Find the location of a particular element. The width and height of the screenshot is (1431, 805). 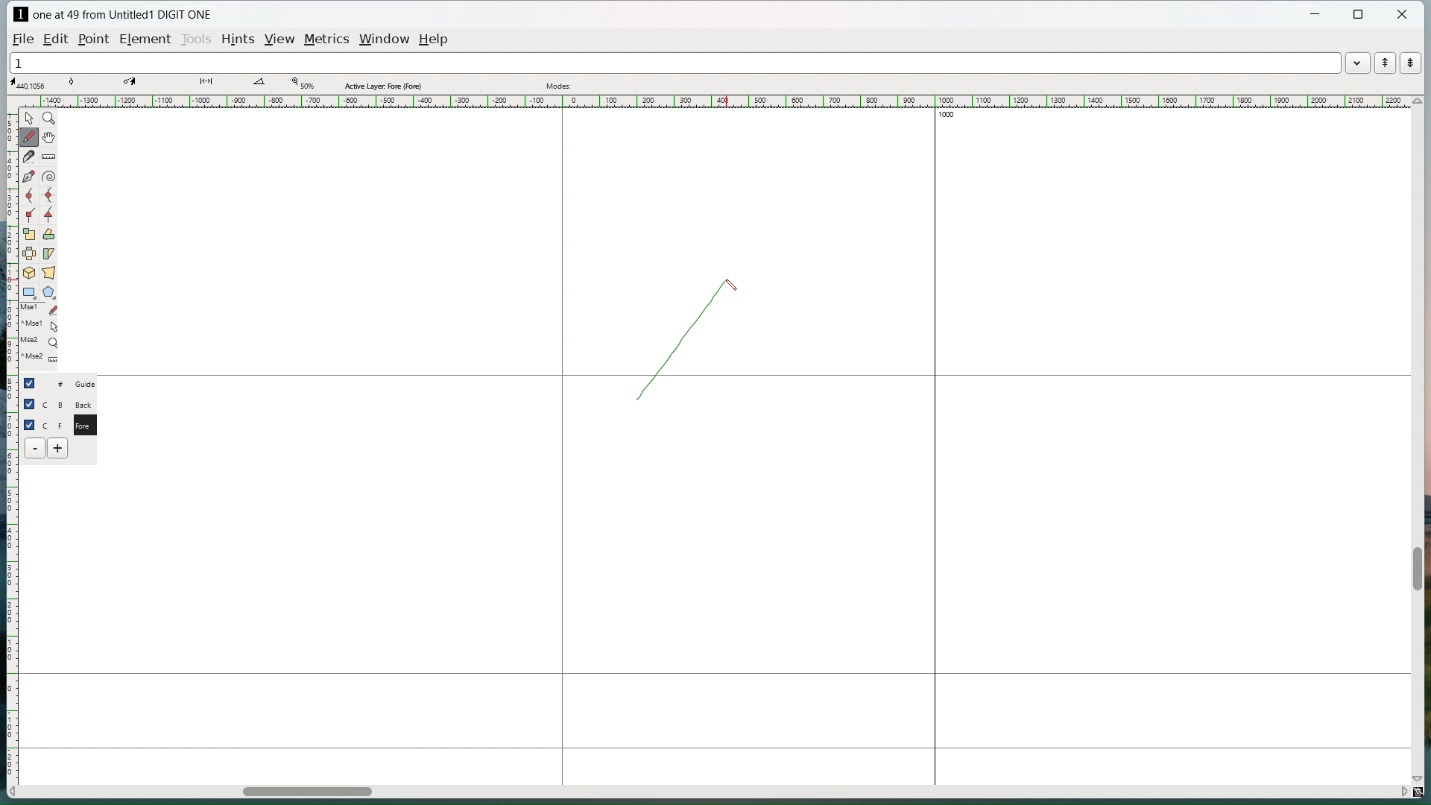

C B Back is located at coordinates (69, 402).